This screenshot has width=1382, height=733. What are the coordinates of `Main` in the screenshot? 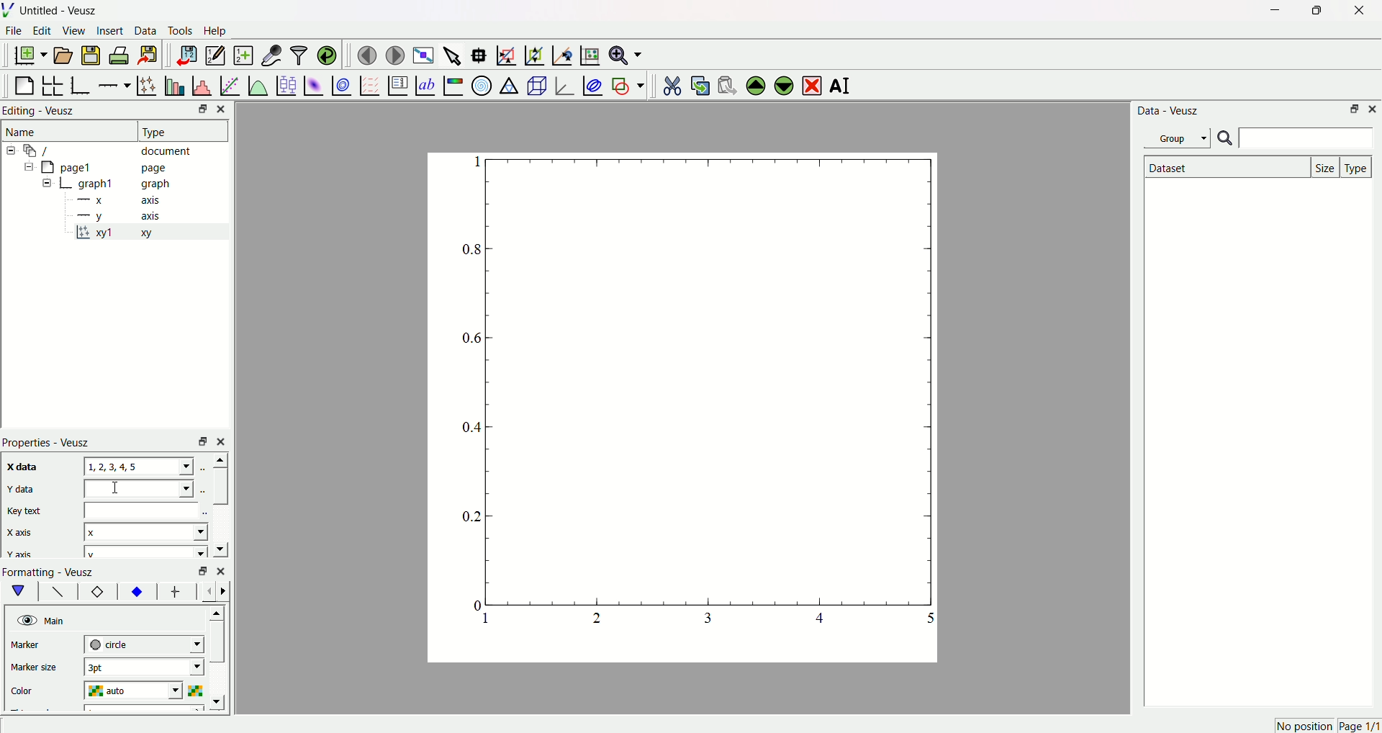 It's located at (57, 620).